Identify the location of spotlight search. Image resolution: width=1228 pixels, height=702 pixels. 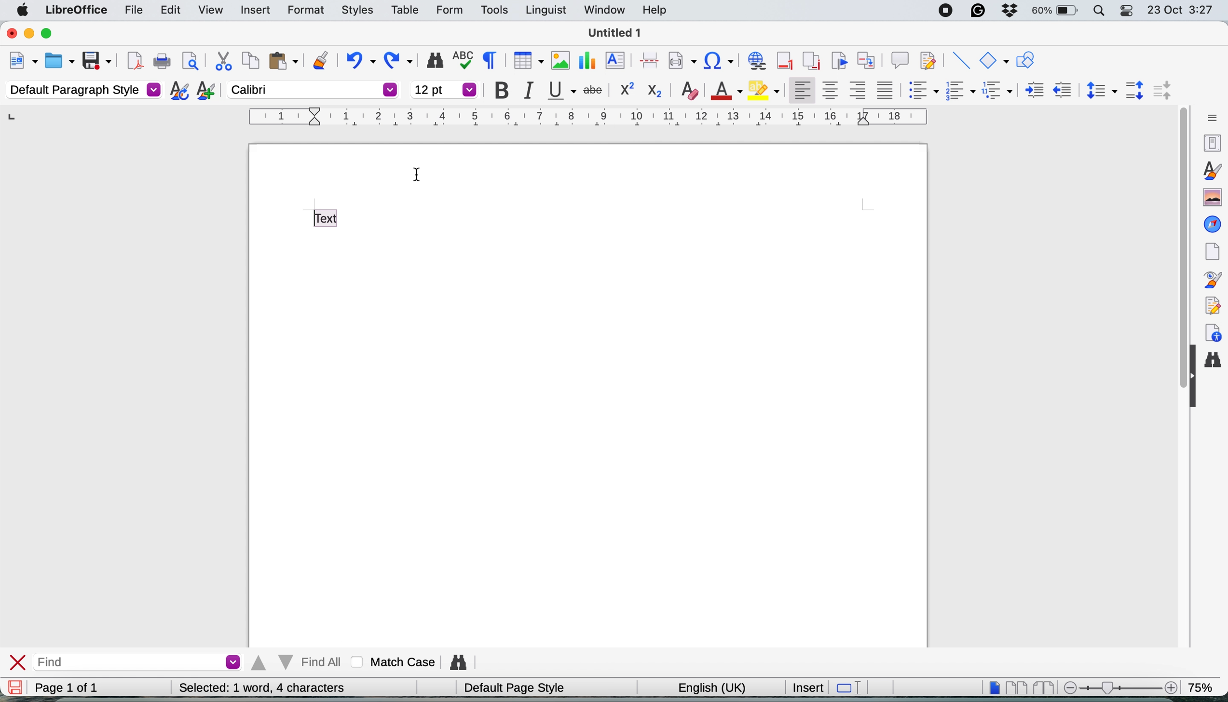
(1098, 12).